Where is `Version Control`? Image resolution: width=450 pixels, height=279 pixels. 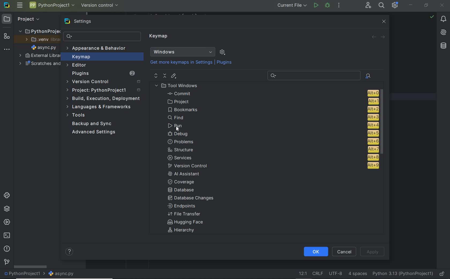 Version Control is located at coordinates (103, 82).